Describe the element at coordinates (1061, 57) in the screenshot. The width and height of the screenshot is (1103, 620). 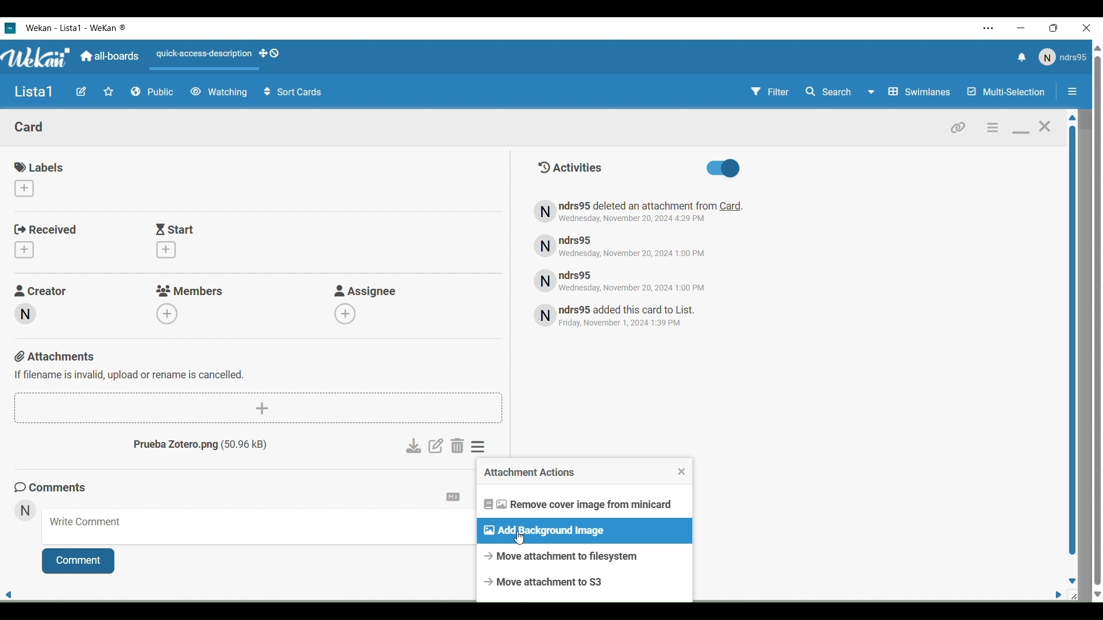
I see `User` at that location.